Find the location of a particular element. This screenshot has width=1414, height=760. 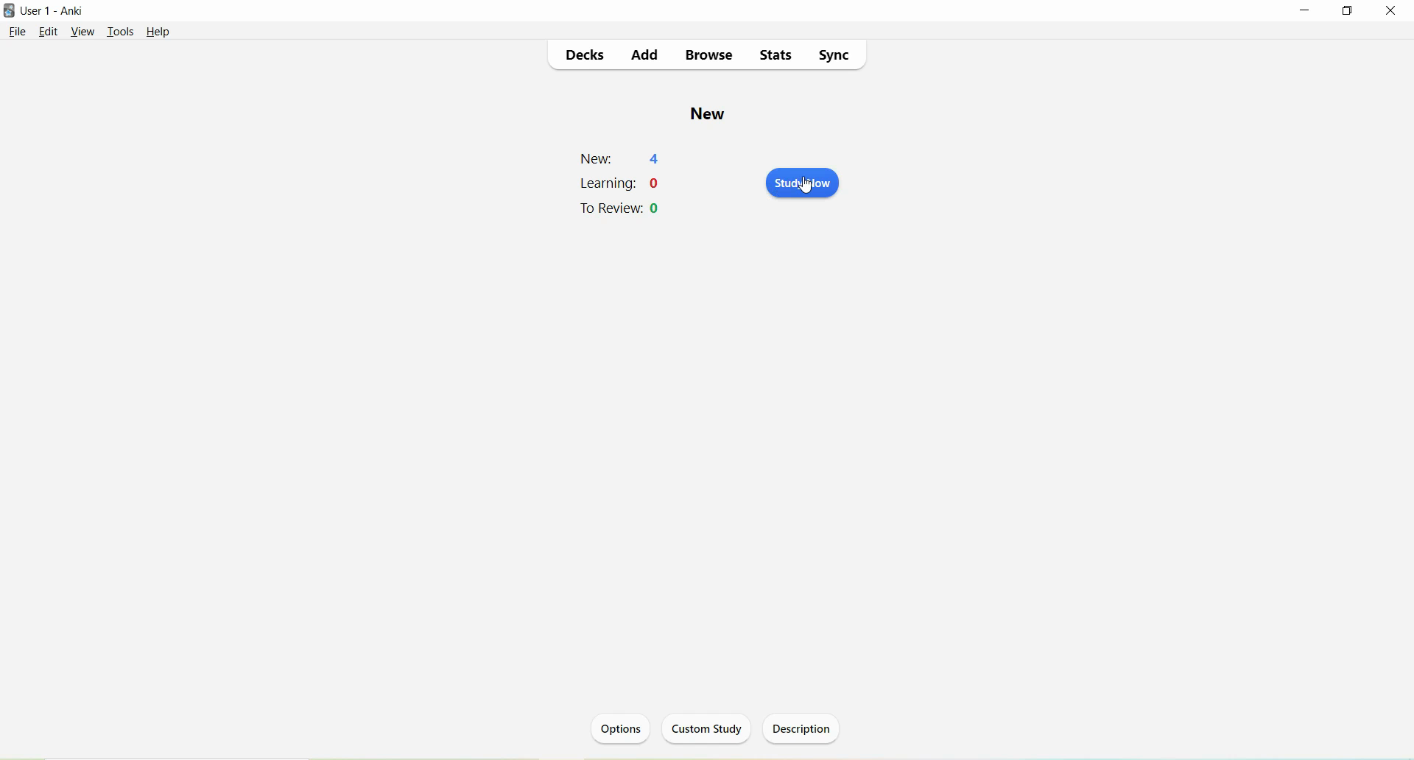

0 is located at coordinates (658, 183).